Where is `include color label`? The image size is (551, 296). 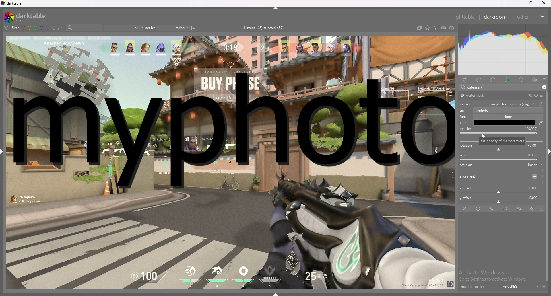
include color label is located at coordinates (60, 28).